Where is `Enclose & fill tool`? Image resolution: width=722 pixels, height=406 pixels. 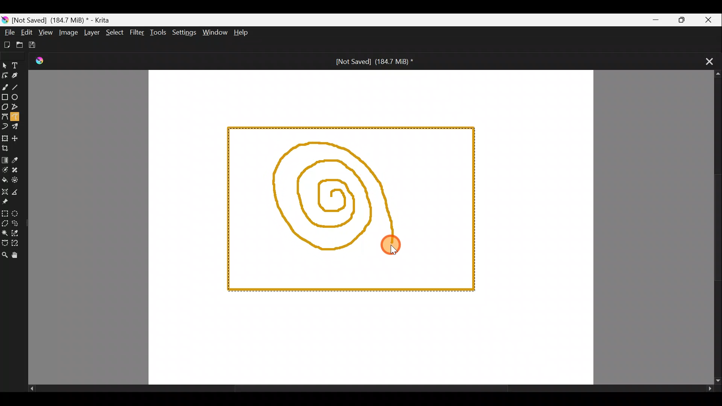 Enclose & fill tool is located at coordinates (16, 182).